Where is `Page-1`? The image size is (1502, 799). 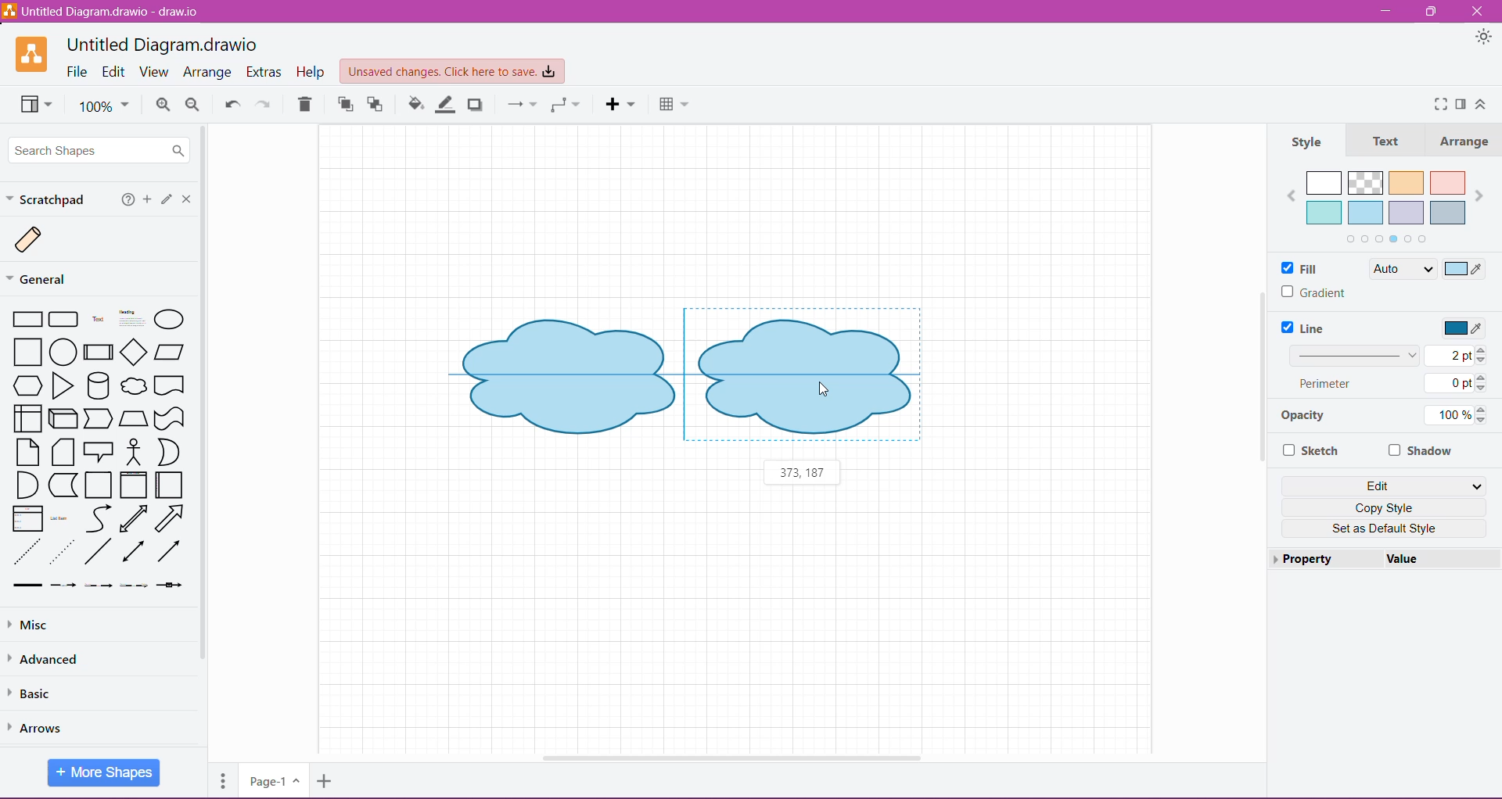 Page-1 is located at coordinates (272, 781).